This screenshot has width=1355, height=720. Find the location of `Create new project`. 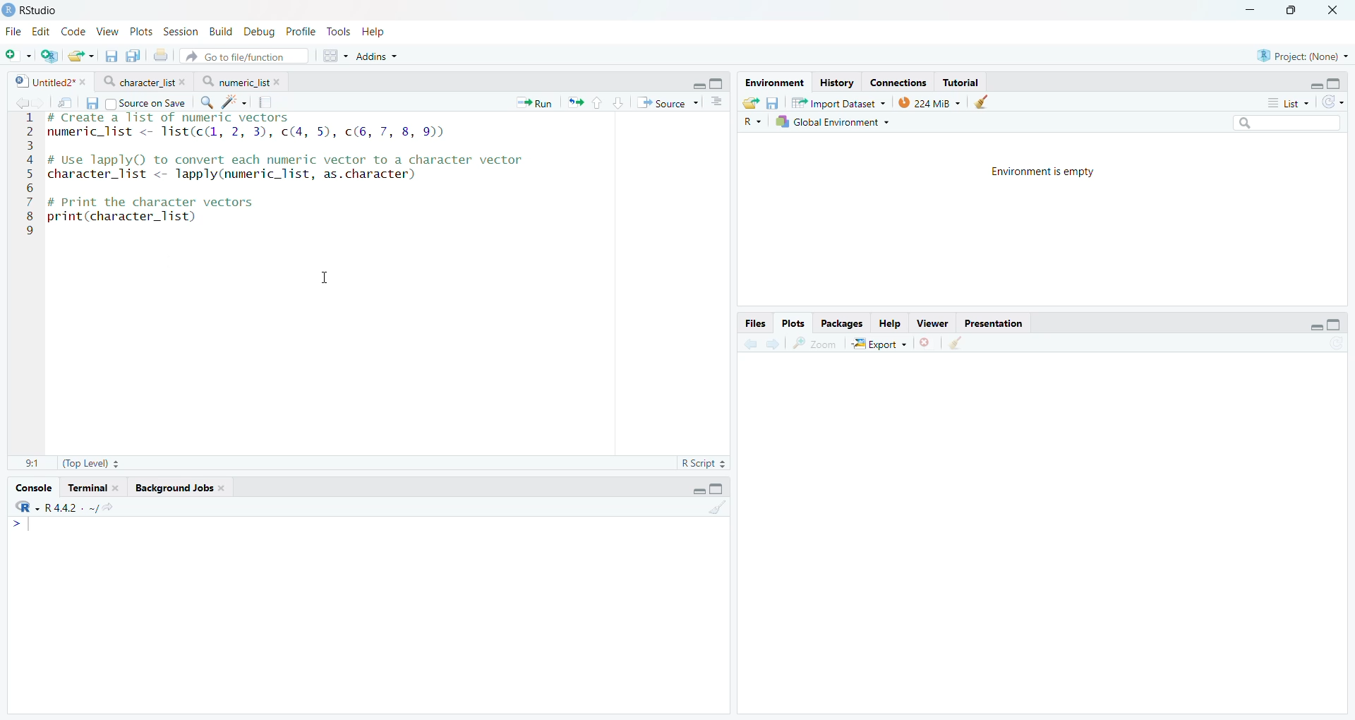

Create new project is located at coordinates (49, 56).